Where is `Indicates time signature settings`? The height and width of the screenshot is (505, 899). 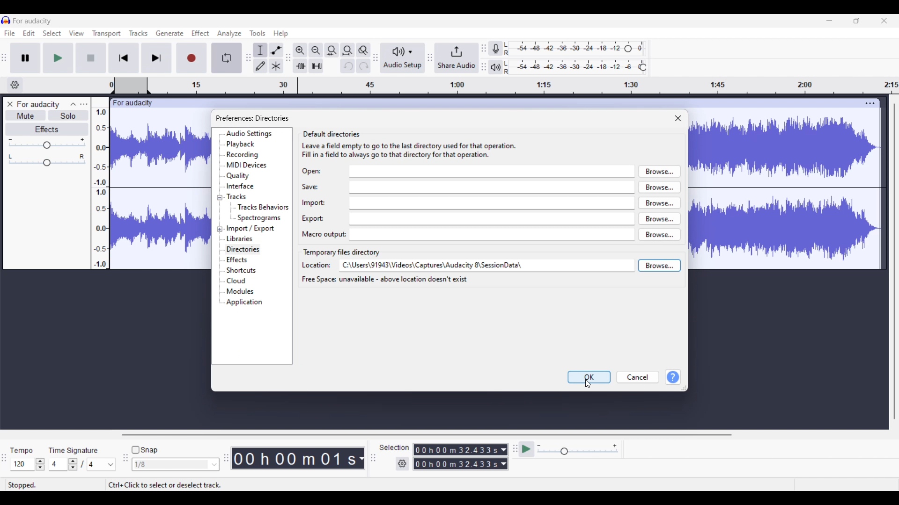
Indicates time signature settings is located at coordinates (74, 450).